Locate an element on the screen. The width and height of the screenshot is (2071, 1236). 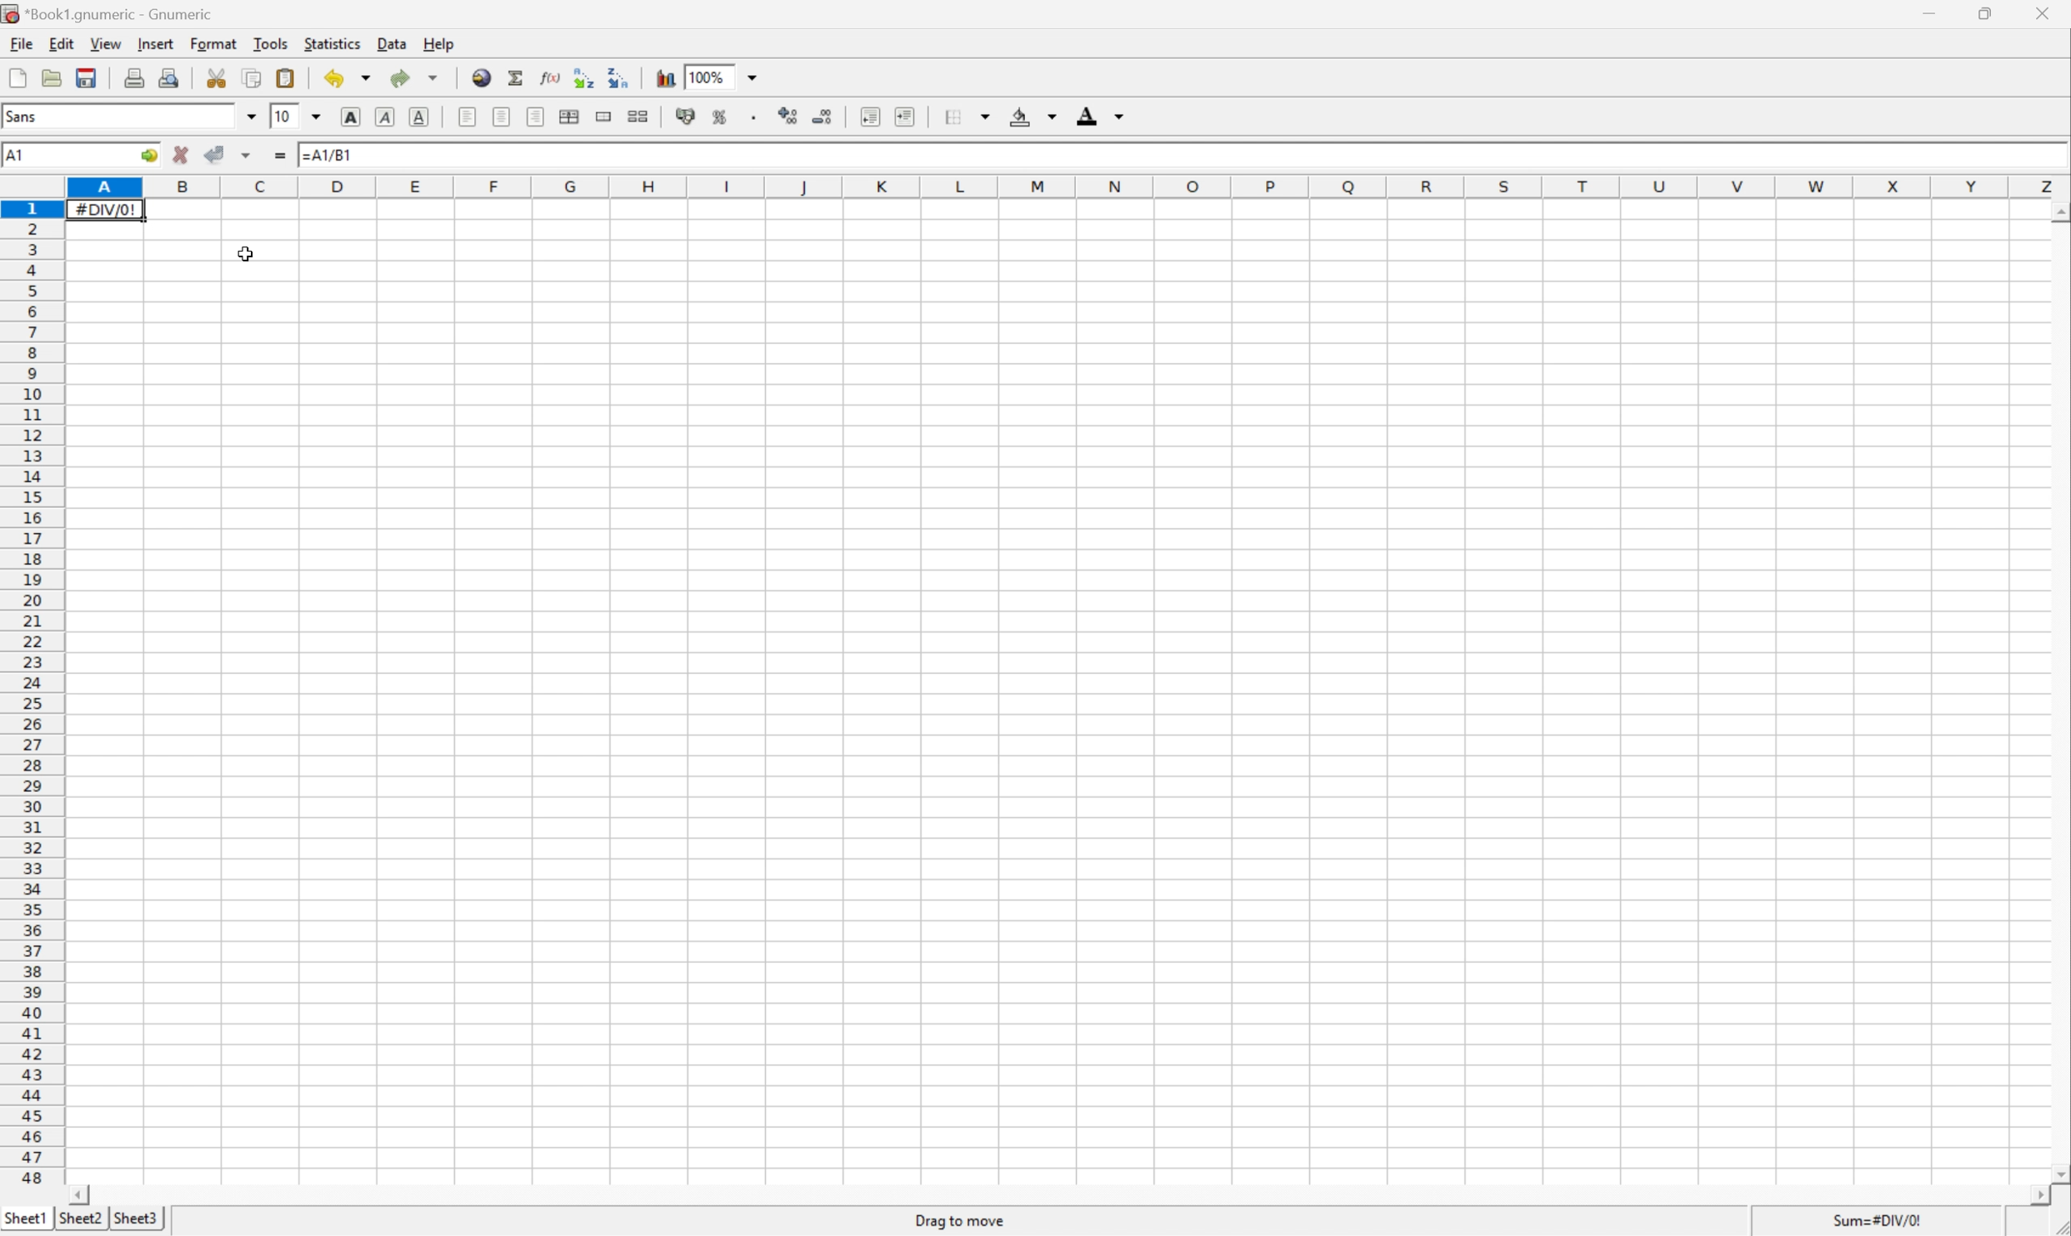
Edit a function in current cell  is located at coordinates (548, 77).